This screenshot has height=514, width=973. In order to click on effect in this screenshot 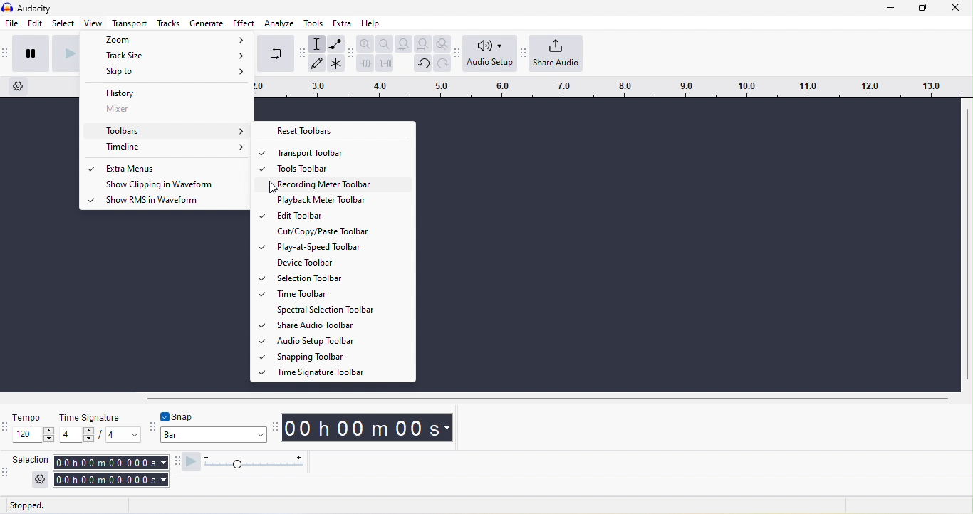, I will do `click(244, 23)`.